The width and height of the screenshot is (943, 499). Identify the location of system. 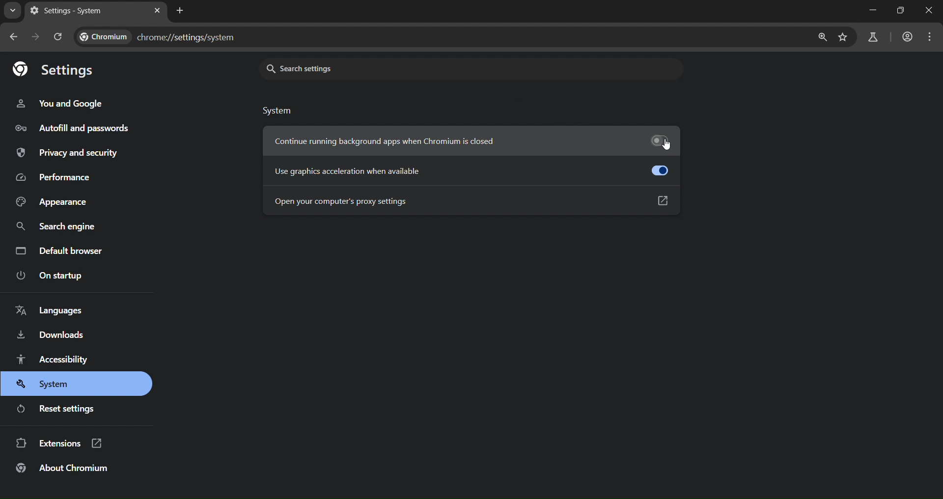
(50, 385).